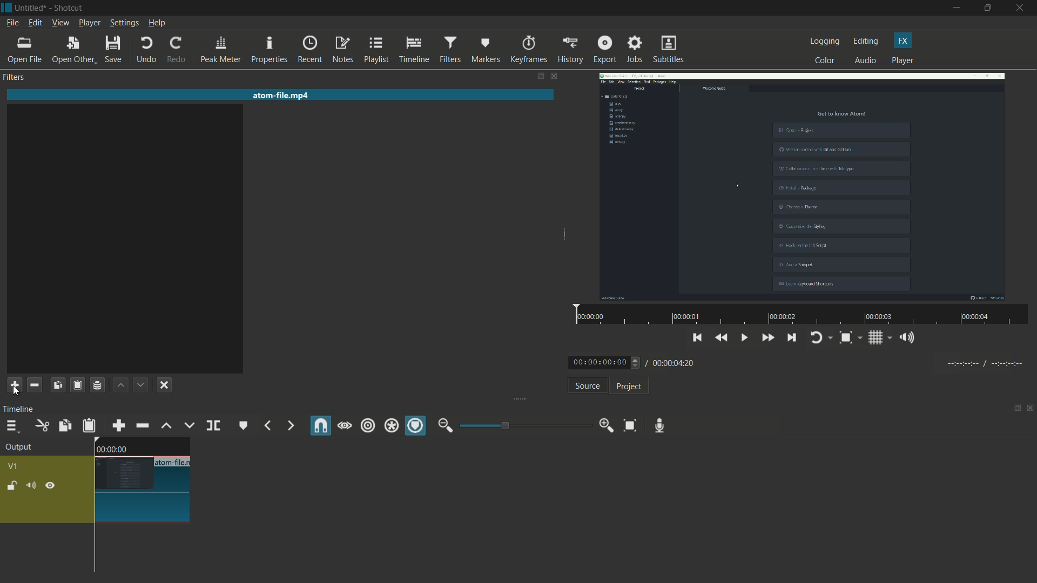 Image resolution: width=1037 pixels, height=583 pixels. What do you see at coordinates (69, 9) in the screenshot?
I see `Shotcut` at bounding box center [69, 9].